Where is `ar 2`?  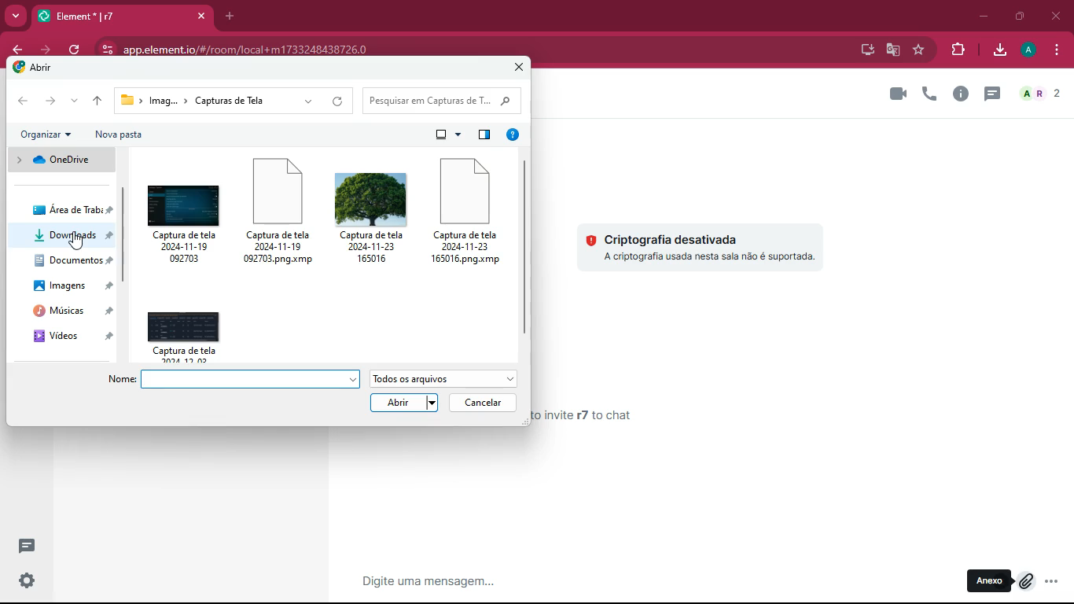
ar 2 is located at coordinates (1039, 94).